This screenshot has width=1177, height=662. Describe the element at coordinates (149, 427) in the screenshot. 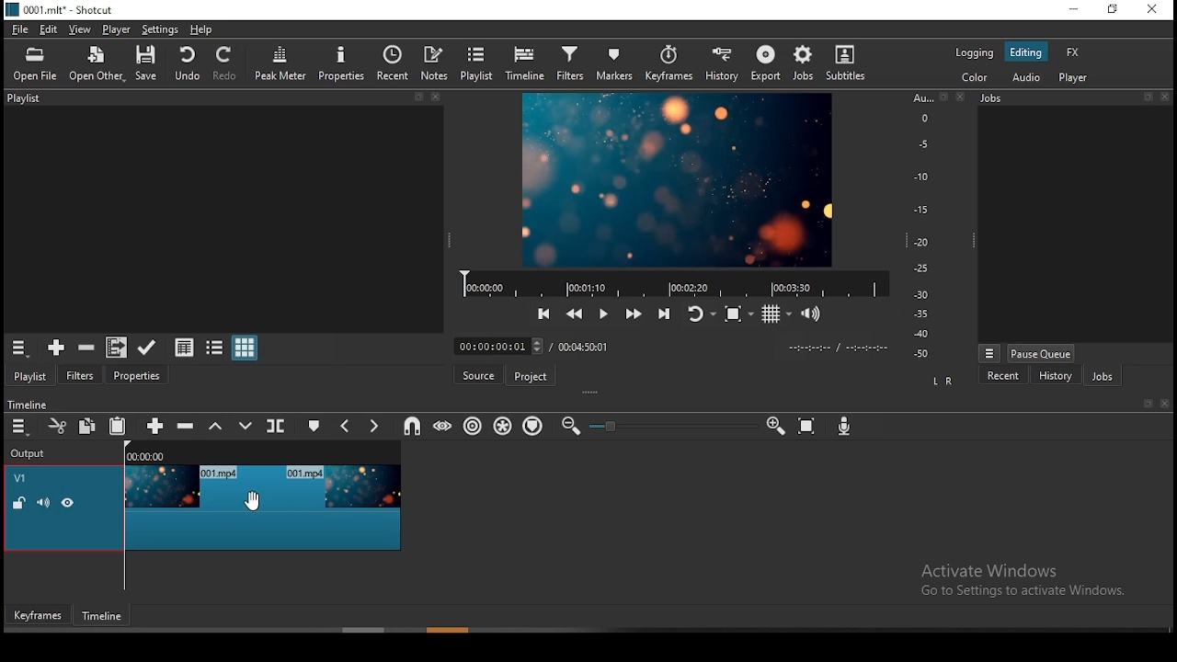

I see `append` at that location.